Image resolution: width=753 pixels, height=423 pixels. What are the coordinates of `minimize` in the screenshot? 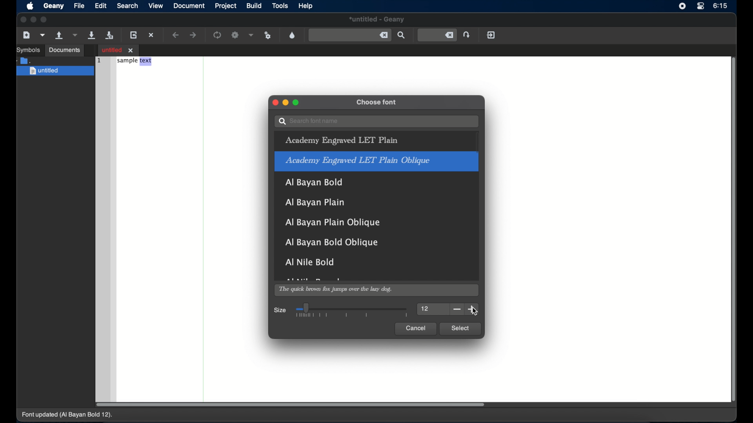 It's located at (34, 20).